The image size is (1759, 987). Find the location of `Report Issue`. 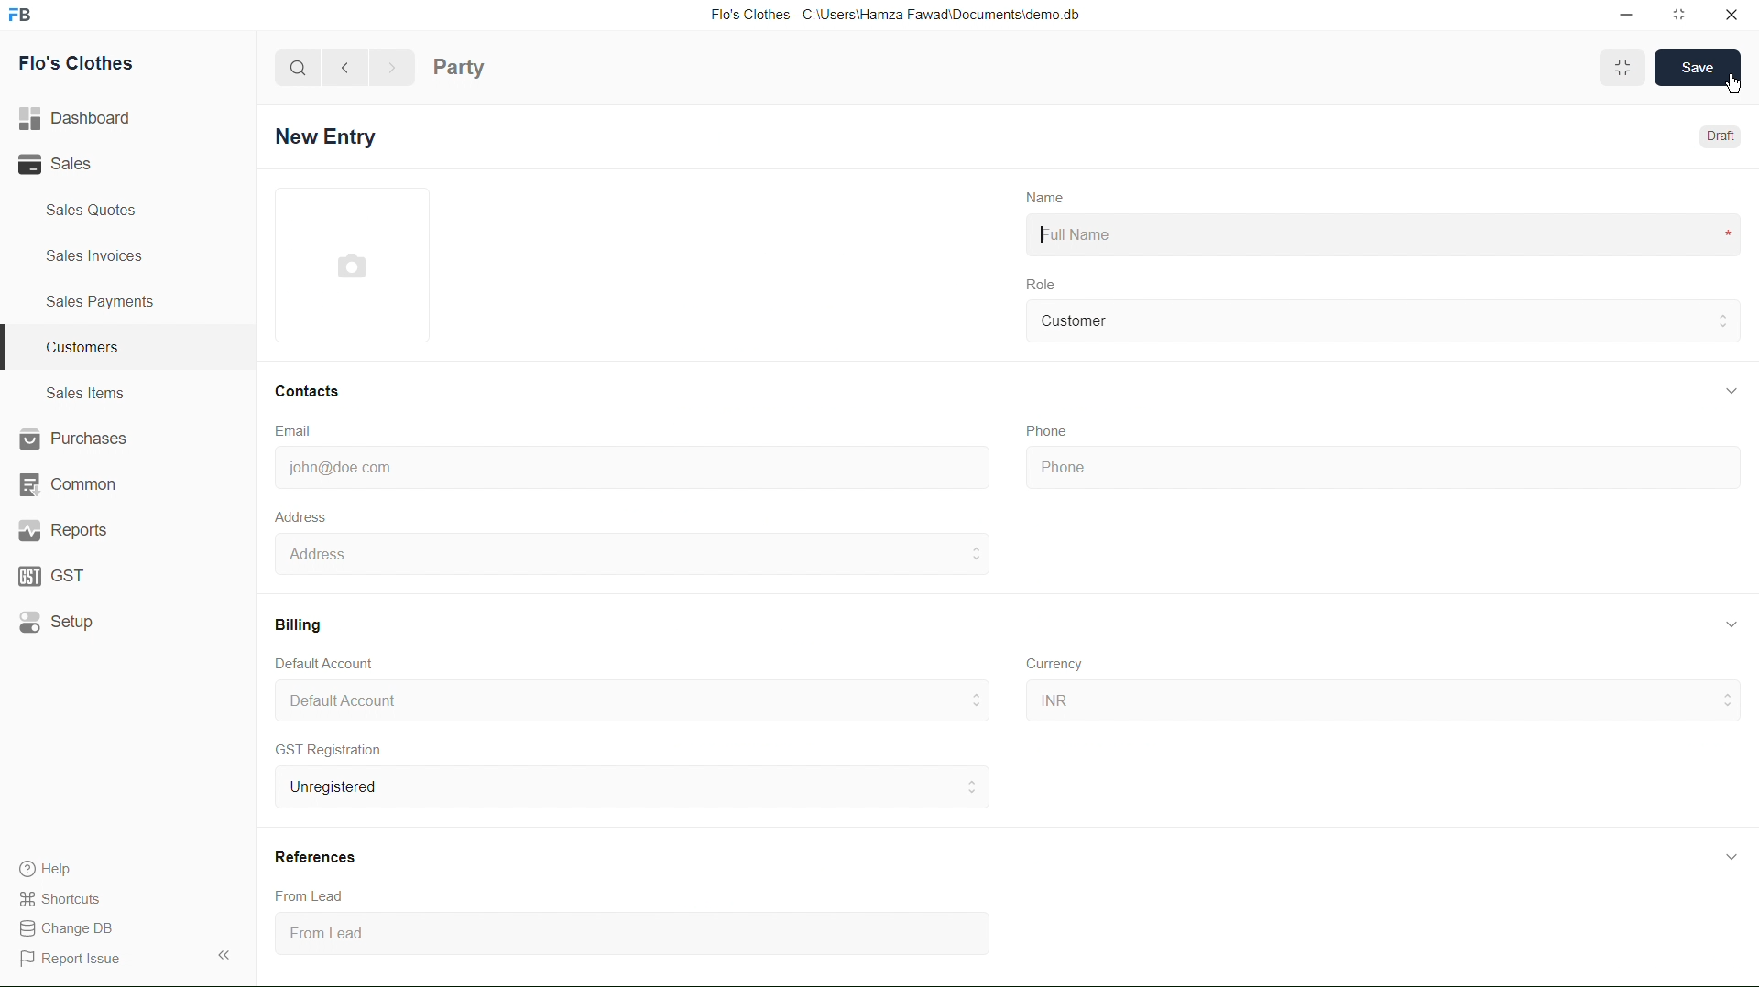

Report Issue is located at coordinates (71, 959).